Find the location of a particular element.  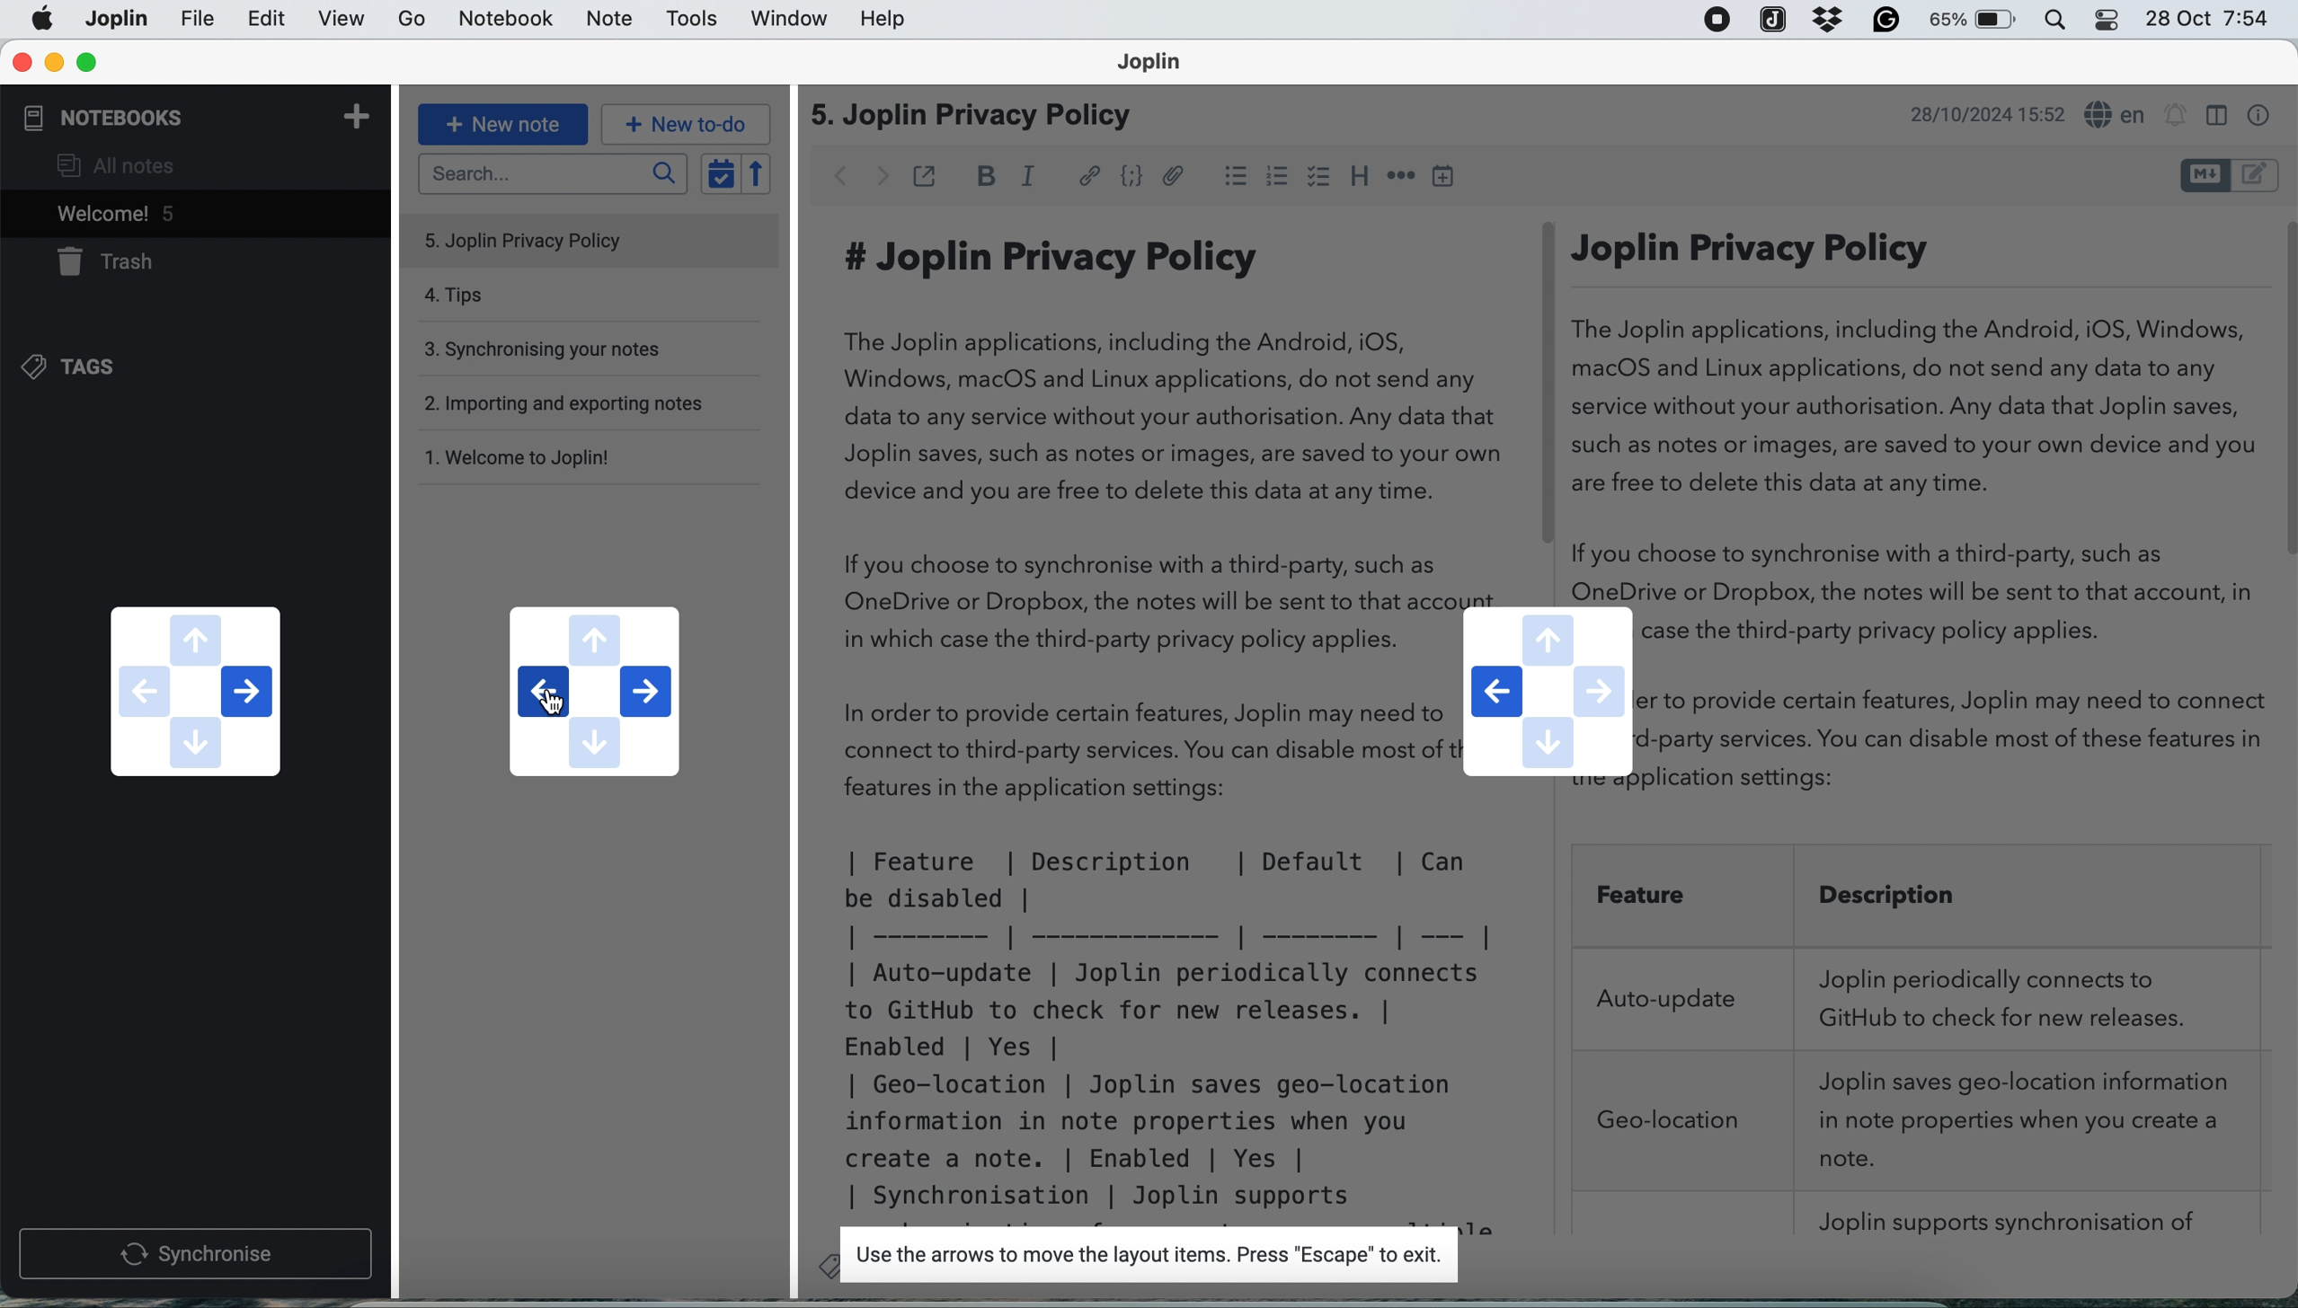

maximise is located at coordinates (87, 63).